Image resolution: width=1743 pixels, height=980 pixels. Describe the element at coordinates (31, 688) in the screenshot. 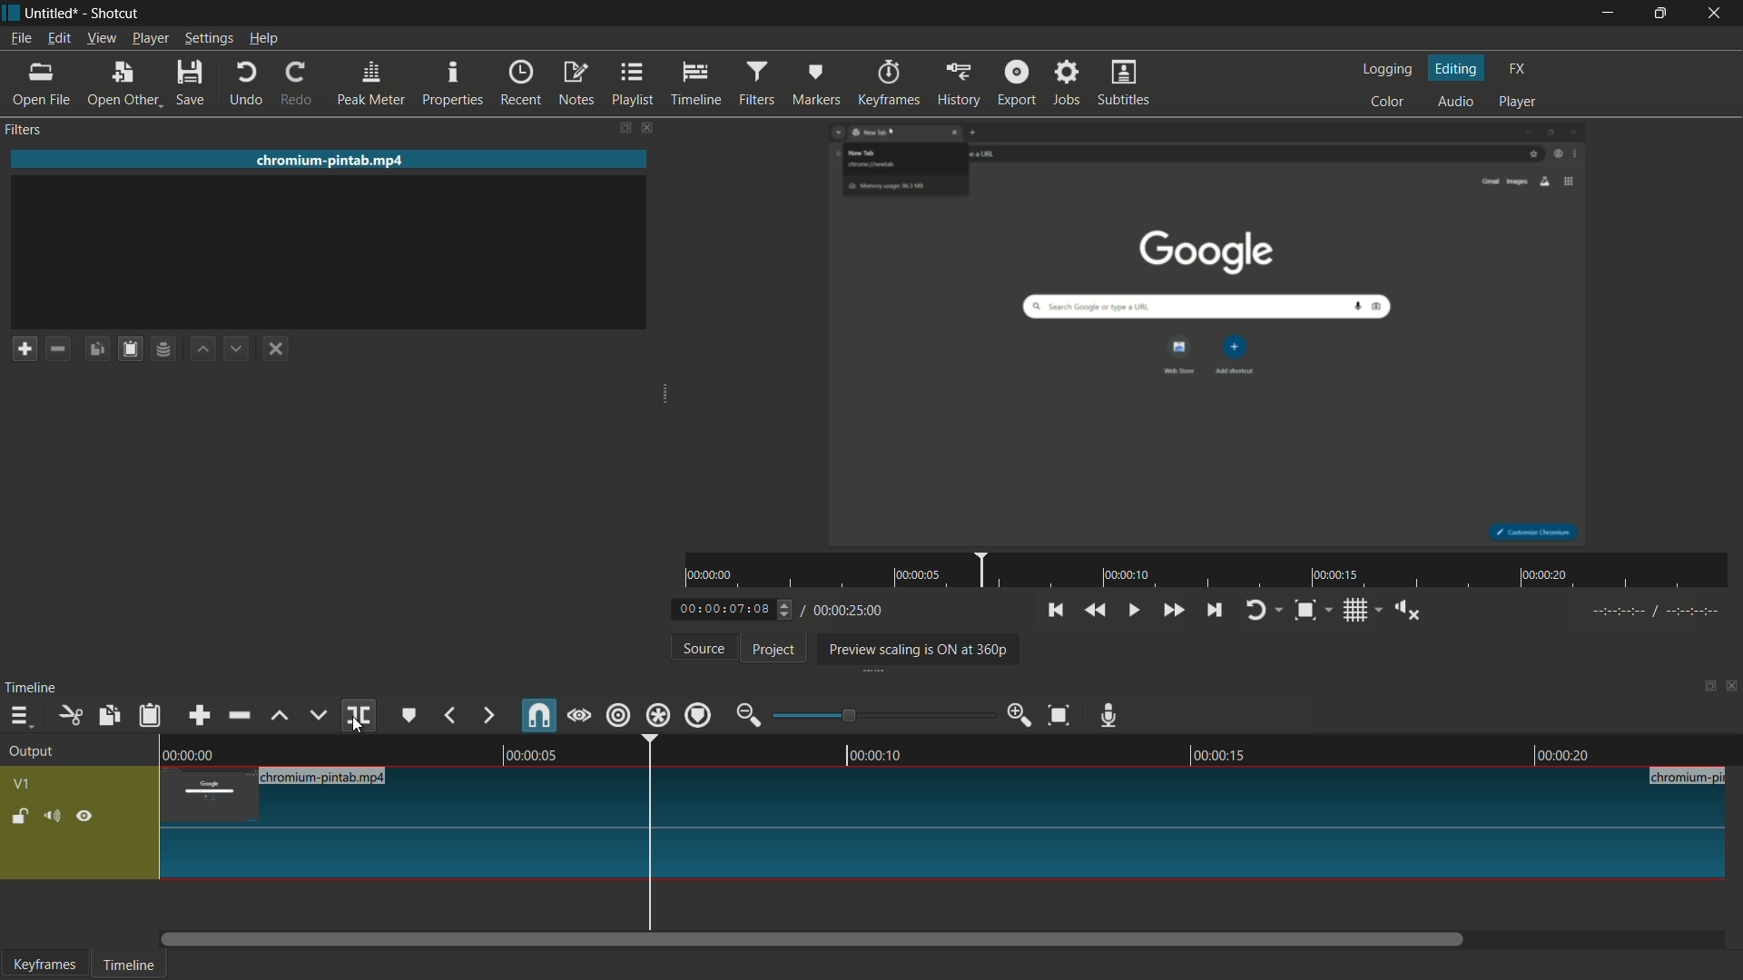

I see `timeline` at that location.